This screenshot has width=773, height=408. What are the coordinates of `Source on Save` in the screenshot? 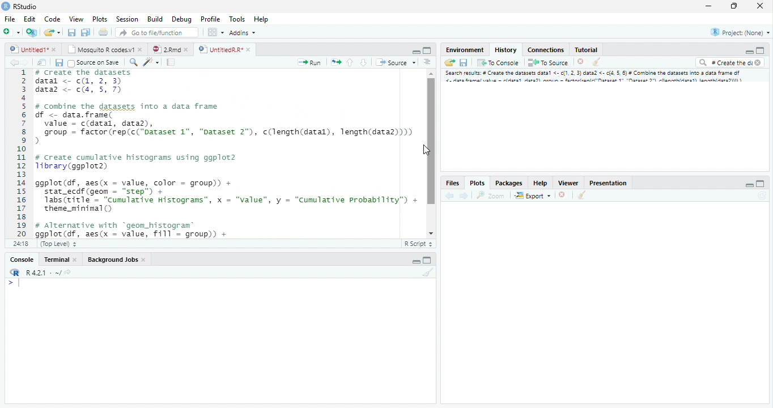 It's located at (94, 63).